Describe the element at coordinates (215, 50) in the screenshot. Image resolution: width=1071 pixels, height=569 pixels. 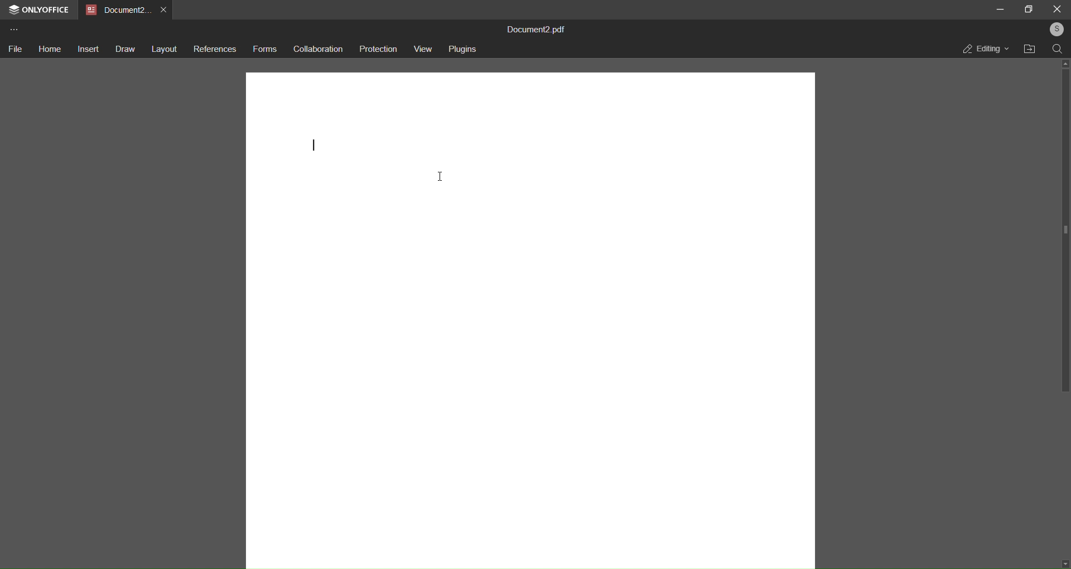
I see `references` at that location.